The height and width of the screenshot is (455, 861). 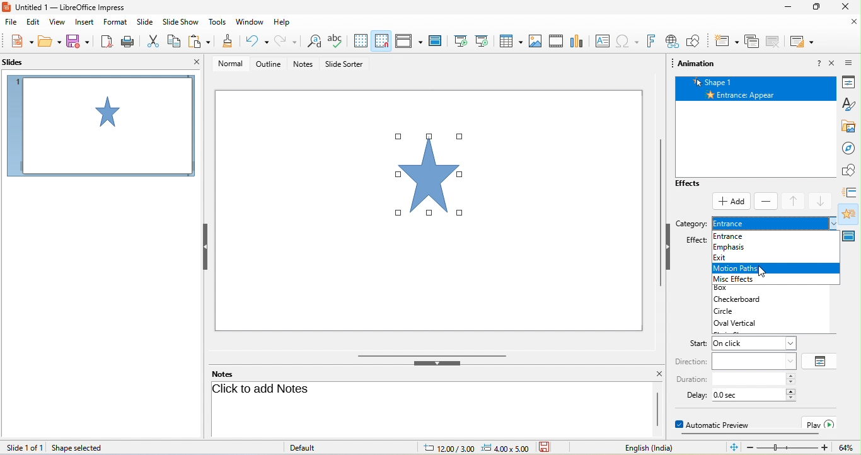 What do you see at coordinates (790, 6) in the screenshot?
I see `minimize` at bounding box center [790, 6].